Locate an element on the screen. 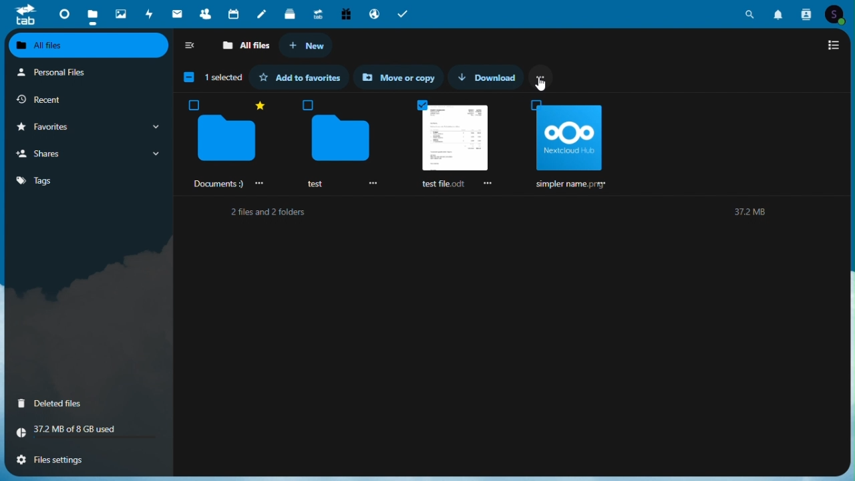 Image resolution: width=855 pixels, height=481 pixels. Selected files is located at coordinates (458, 143).